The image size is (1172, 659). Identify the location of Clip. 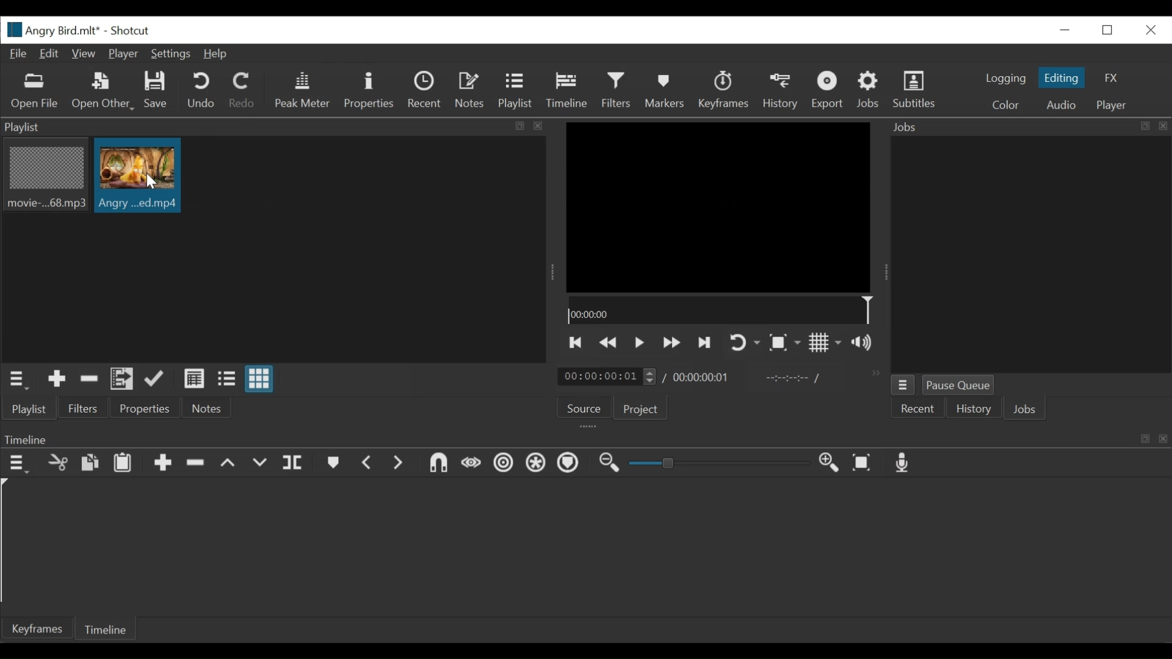
(45, 176).